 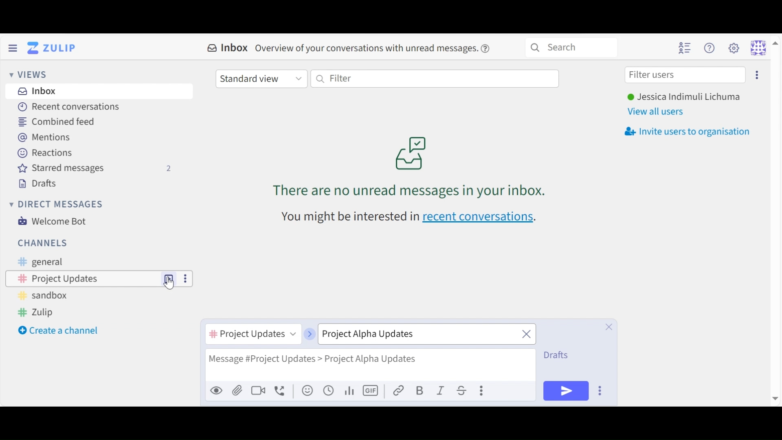 What do you see at coordinates (41, 313) in the screenshot?
I see `Zulip Channel` at bounding box center [41, 313].